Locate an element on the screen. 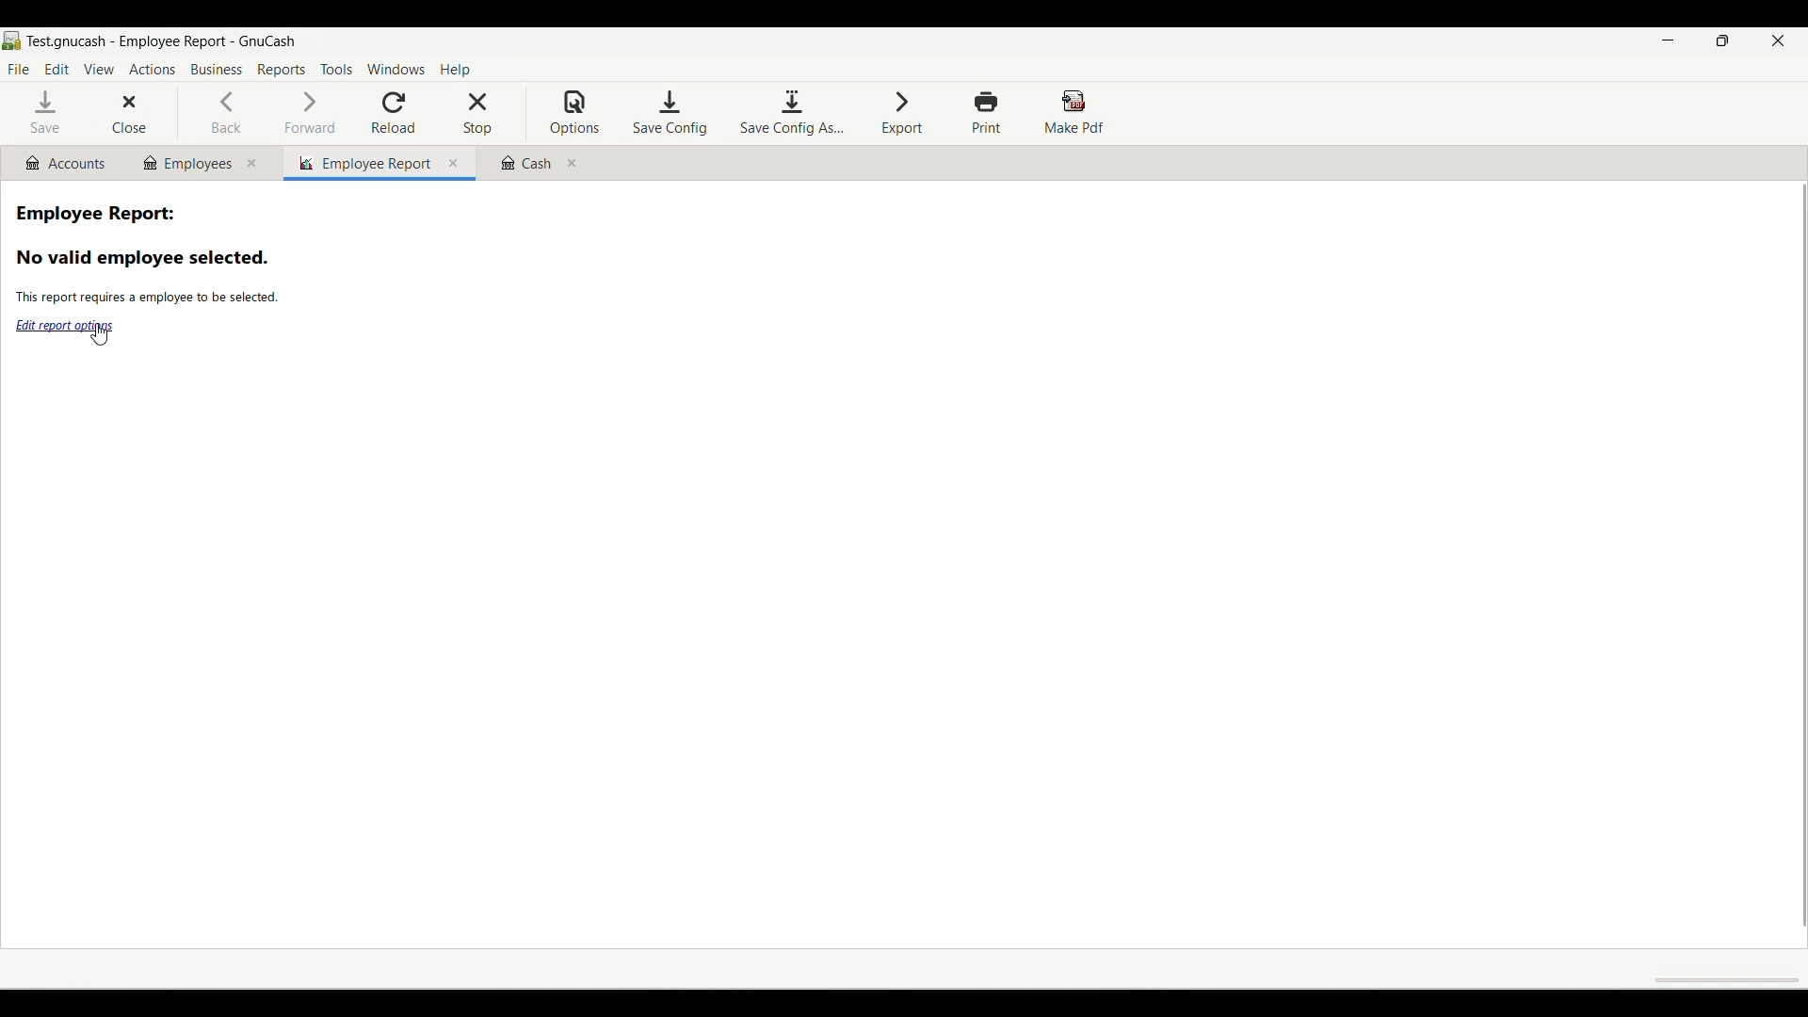 Image resolution: width=1808 pixels, height=1017 pixels. File is located at coordinates (18, 69).